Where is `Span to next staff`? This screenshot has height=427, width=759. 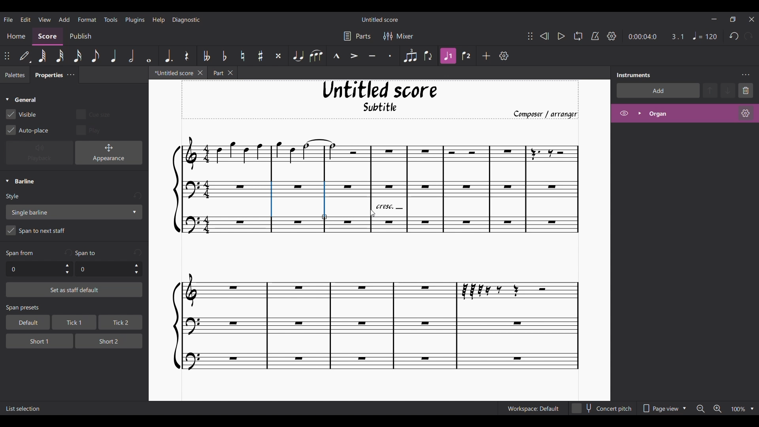 Span to next staff is located at coordinates (74, 232).